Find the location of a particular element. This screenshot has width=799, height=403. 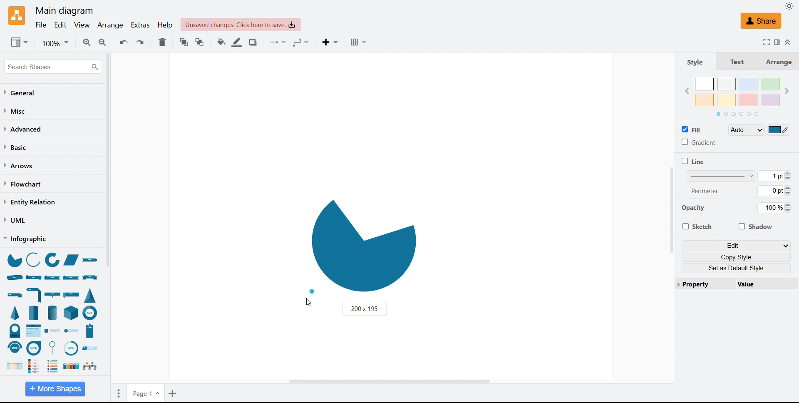

banner half fold is located at coordinates (35, 294).